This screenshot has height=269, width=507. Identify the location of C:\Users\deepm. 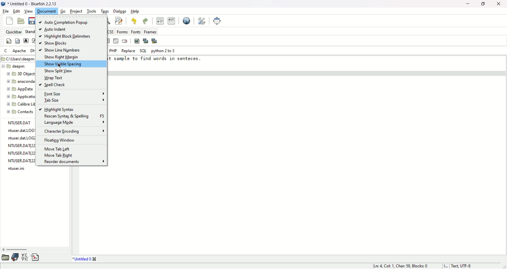
(18, 59).